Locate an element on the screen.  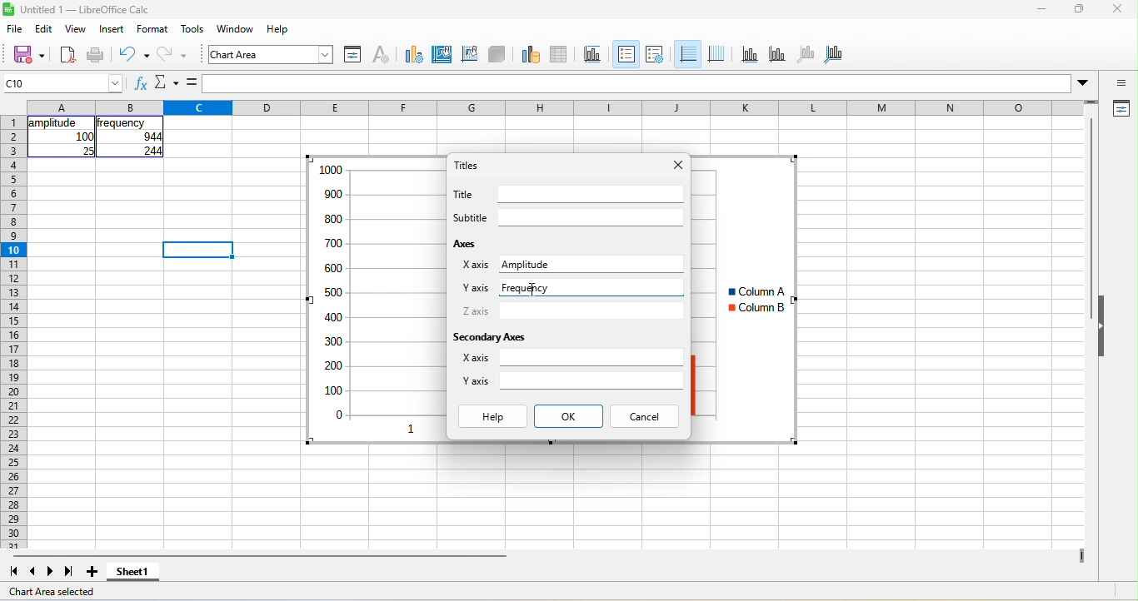
chart wall is located at coordinates (469, 55).